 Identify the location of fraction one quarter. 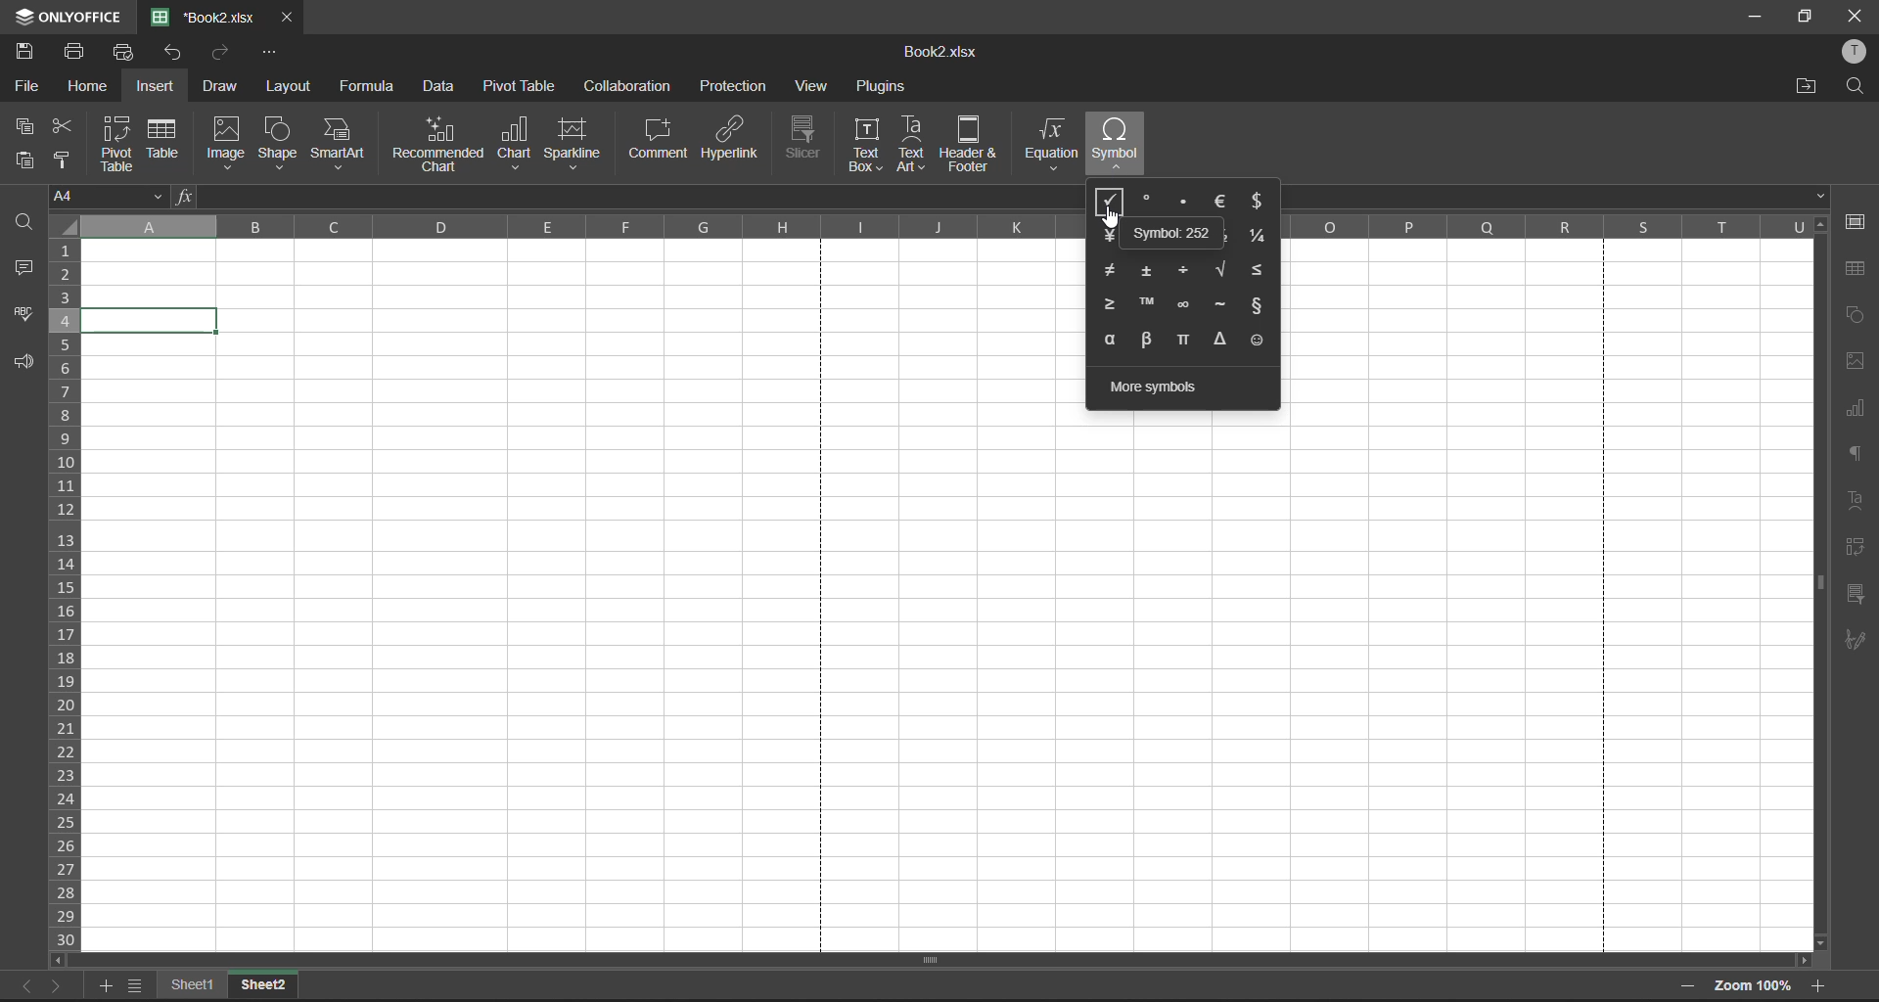
(1259, 235).